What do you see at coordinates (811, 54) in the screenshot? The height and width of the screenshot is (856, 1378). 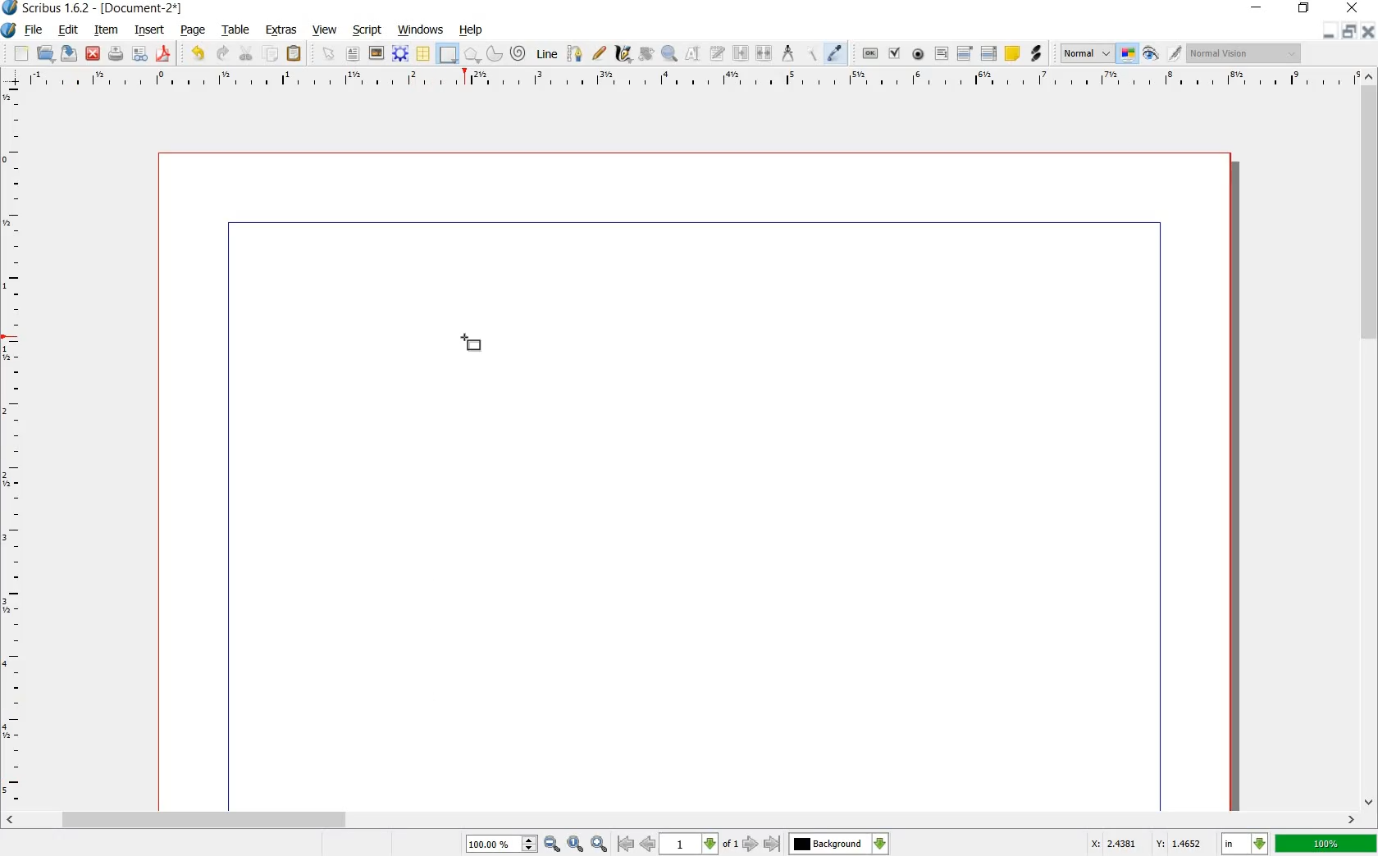 I see `COPY ITEM PROPERTIES` at bounding box center [811, 54].